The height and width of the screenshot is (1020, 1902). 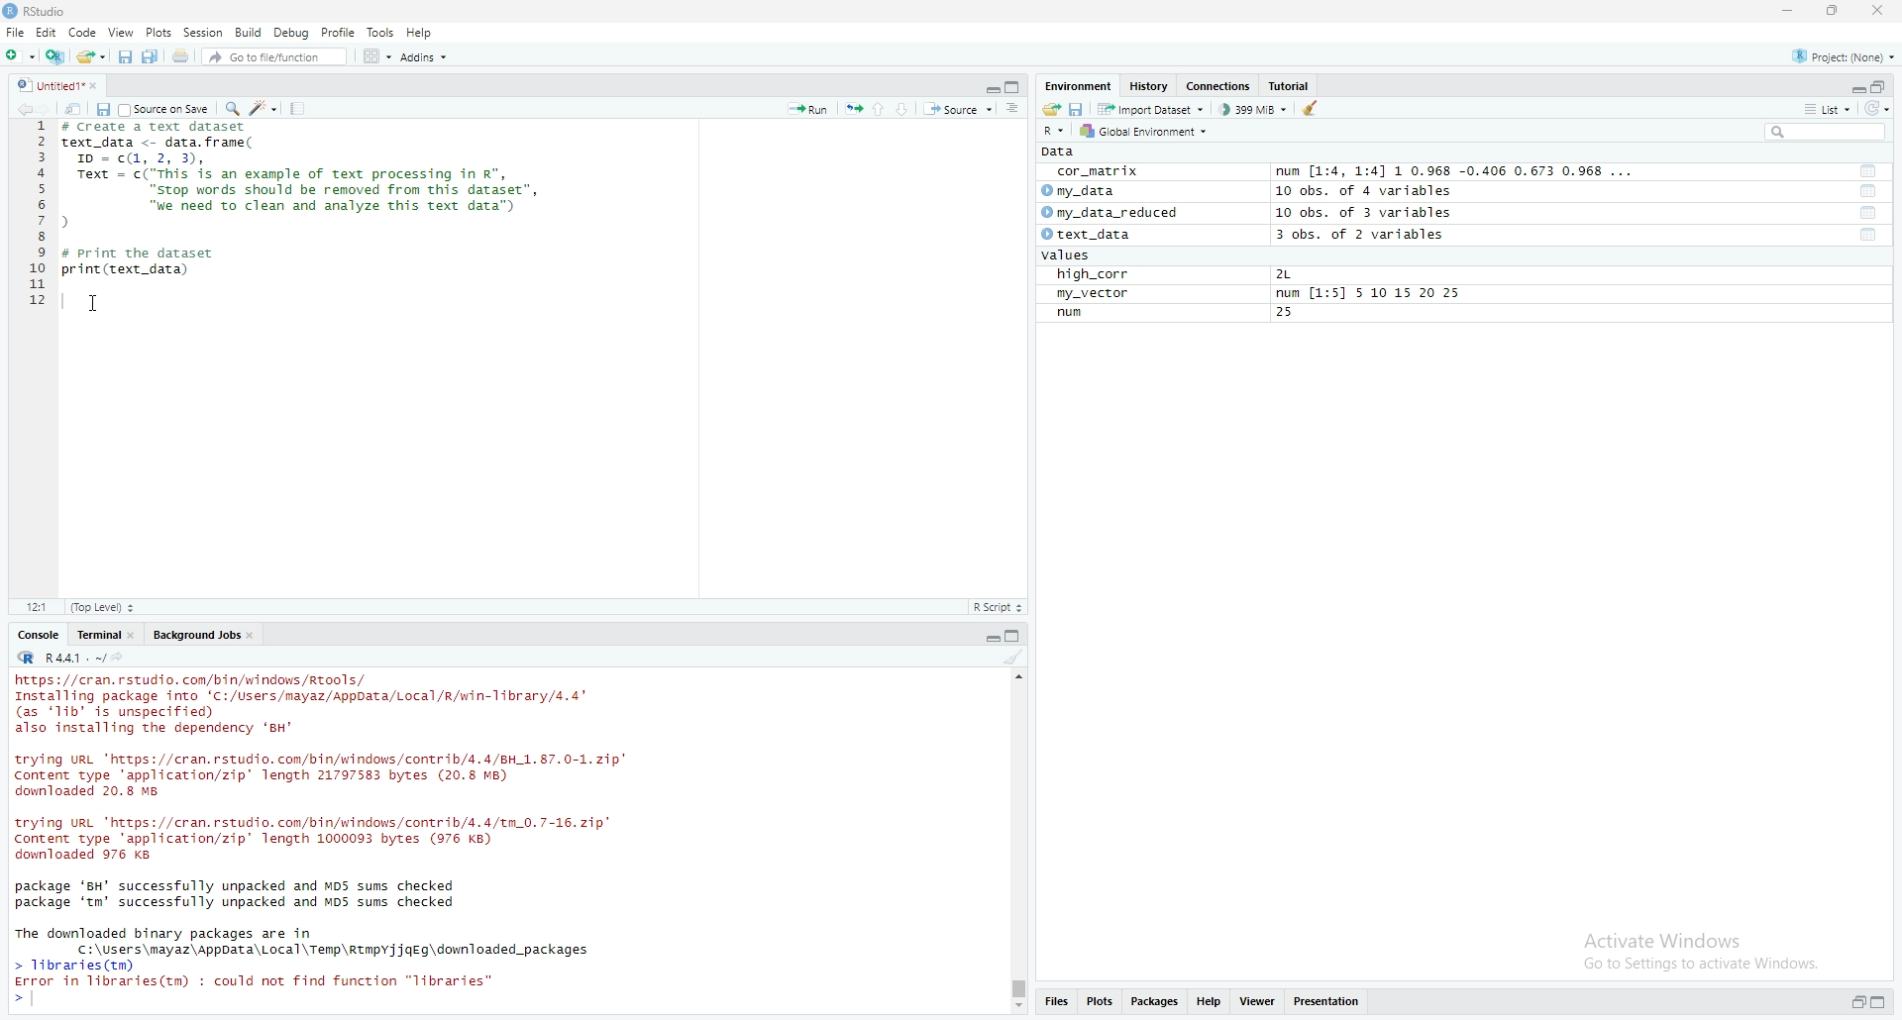 I want to click on data, so click(x=1059, y=153).